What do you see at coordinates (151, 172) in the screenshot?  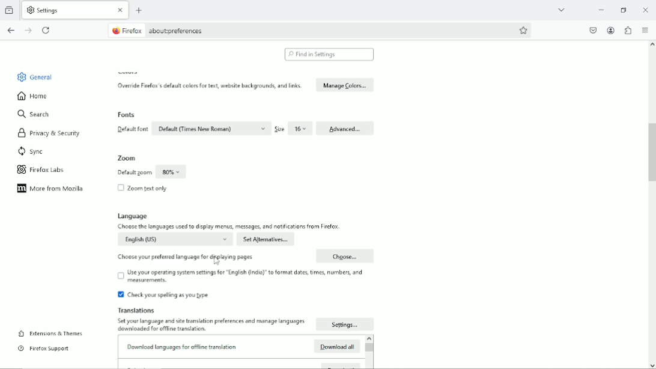 I see `Default zoom: 80%` at bounding box center [151, 172].